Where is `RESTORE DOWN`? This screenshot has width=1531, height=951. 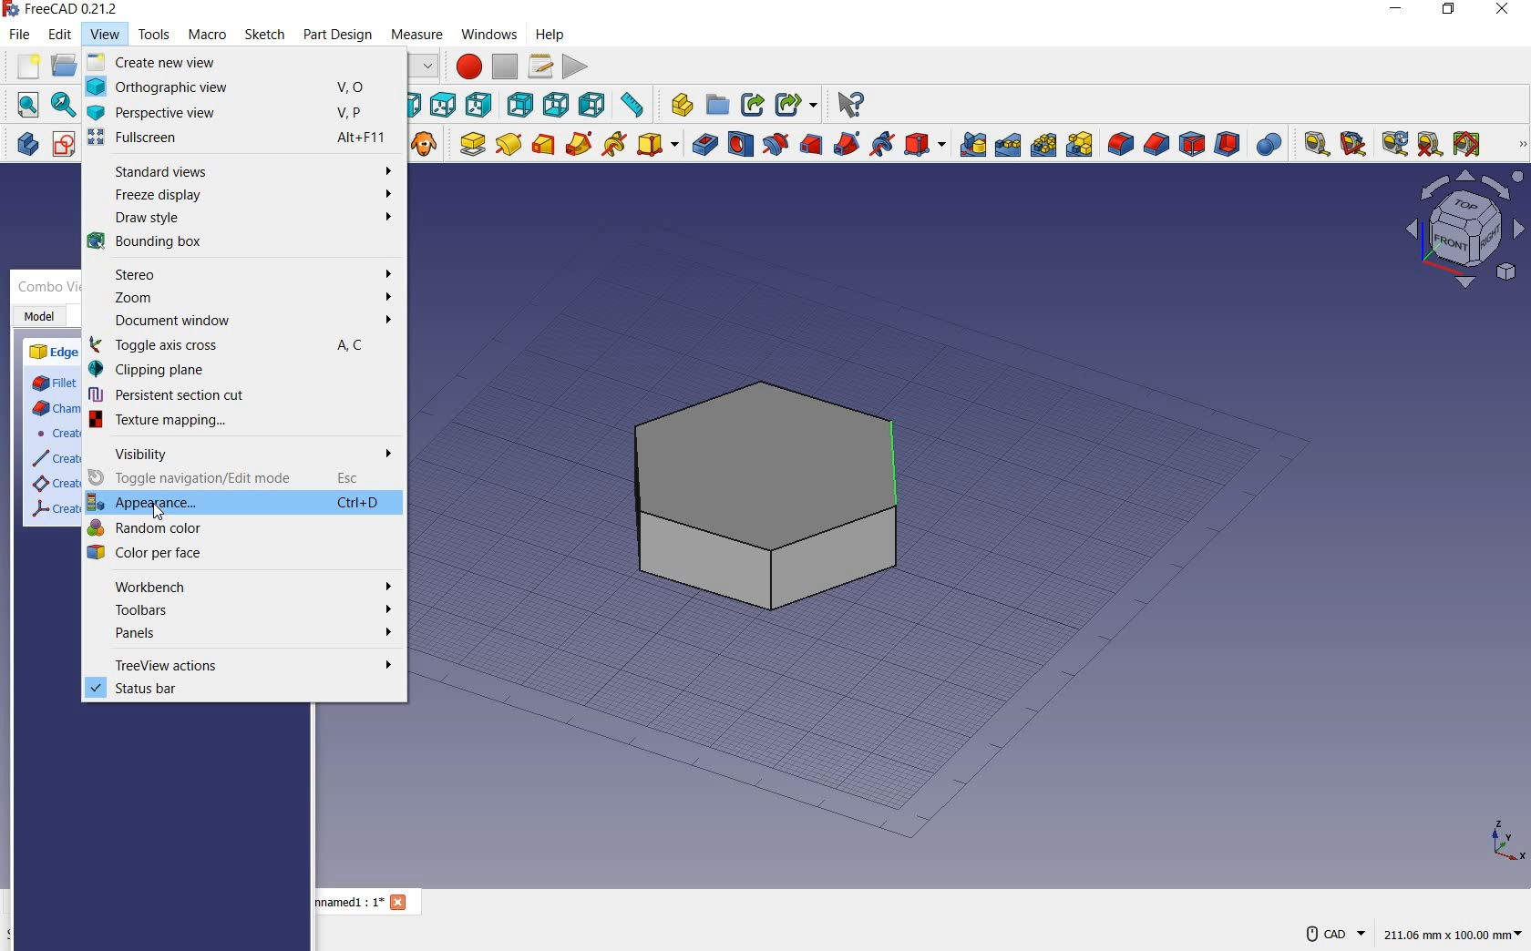 RESTORE DOWN is located at coordinates (1450, 12).